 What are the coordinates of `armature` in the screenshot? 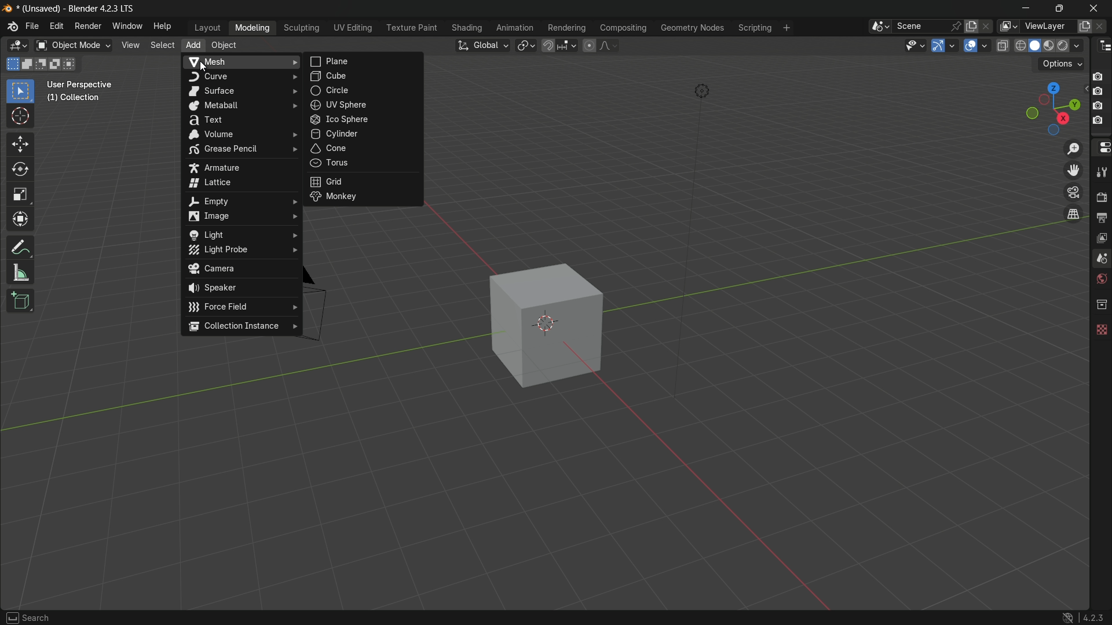 It's located at (240, 166).